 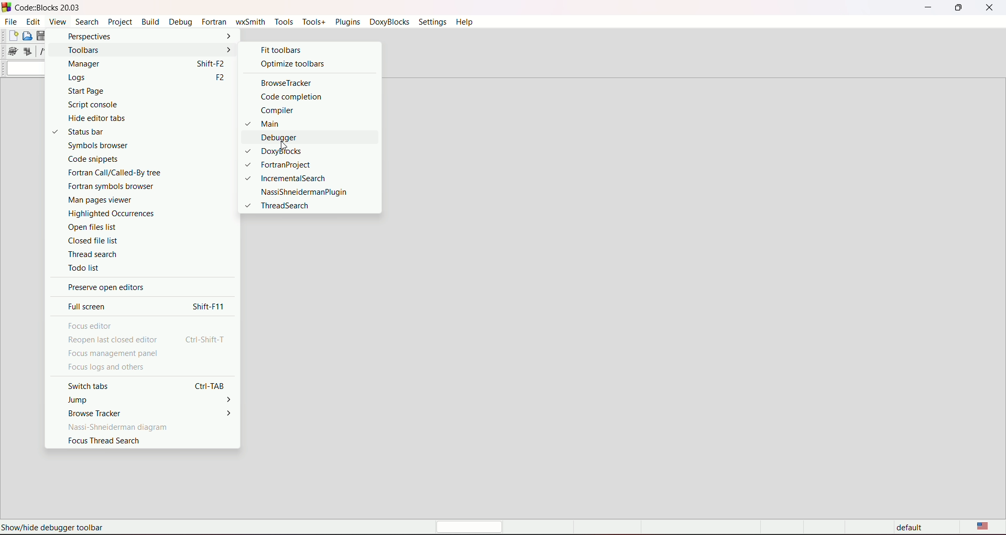 I want to click on fortran project, so click(x=290, y=164).